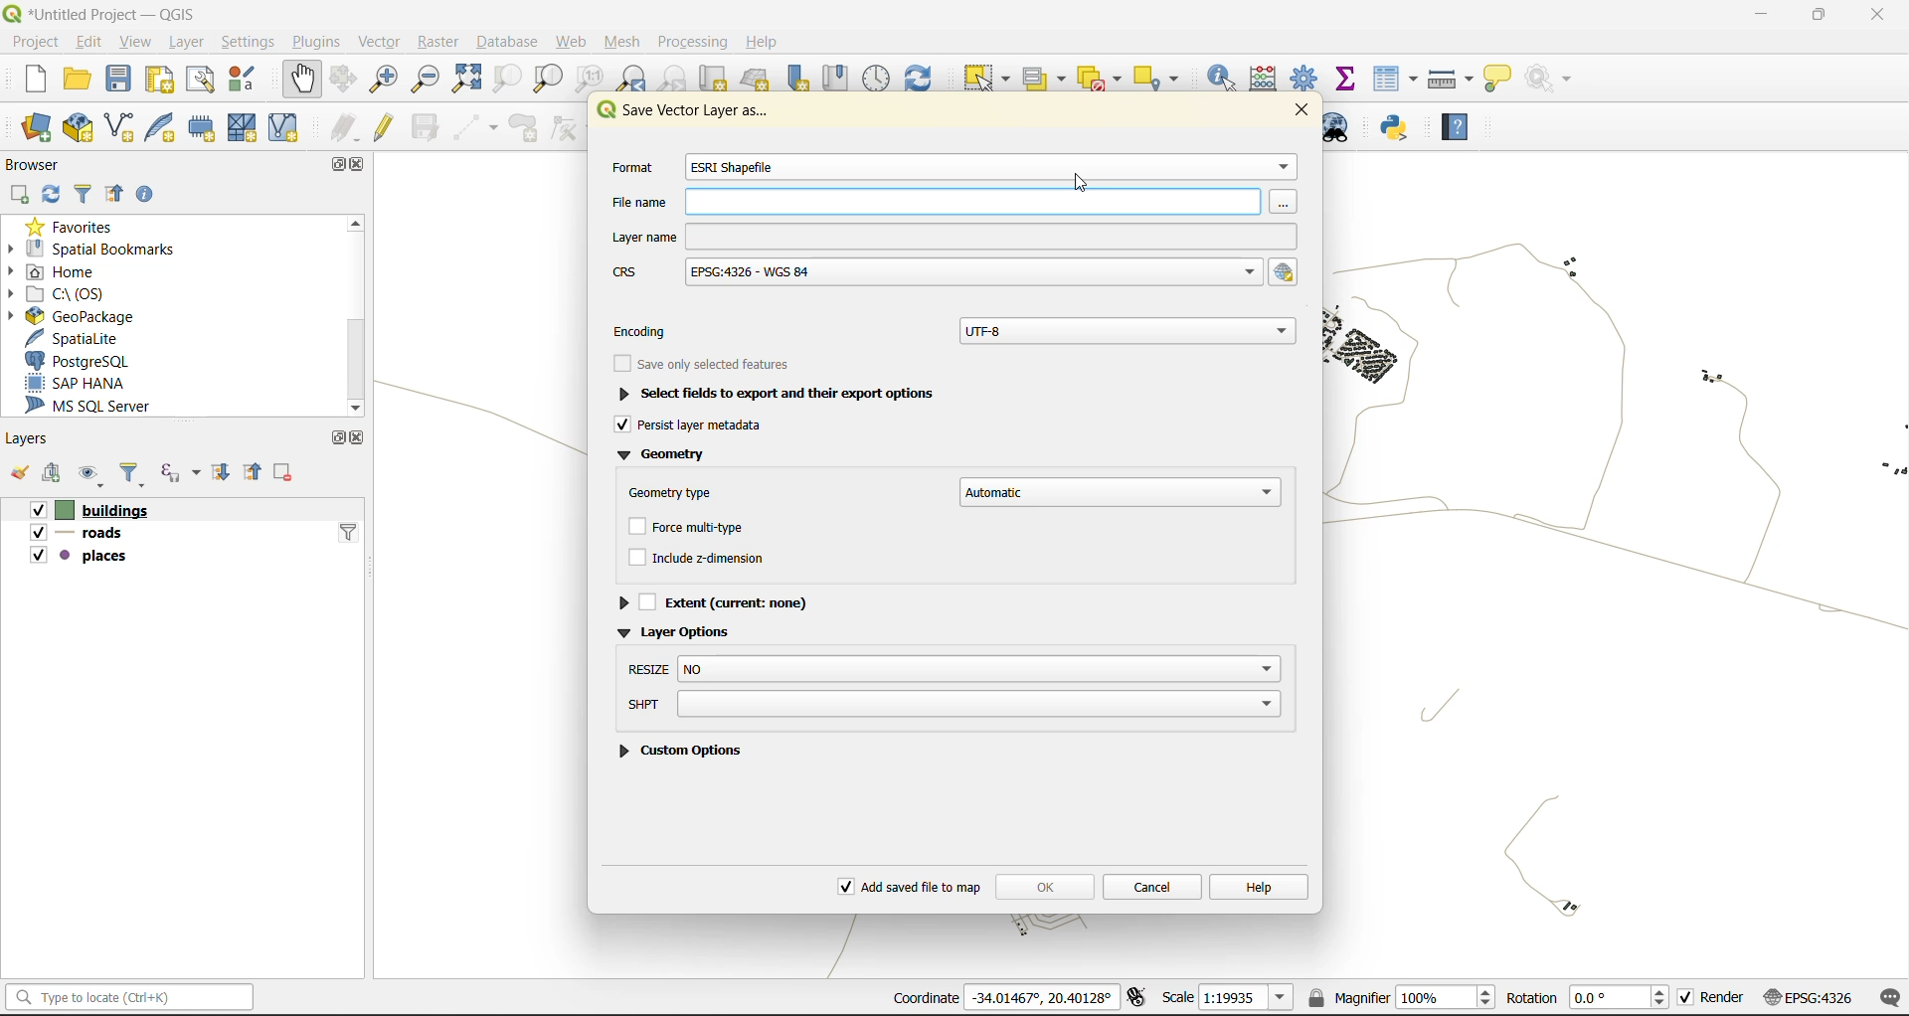 This screenshot has width=1909, height=1016. What do you see at coordinates (953, 236) in the screenshot?
I see `layer name` at bounding box center [953, 236].